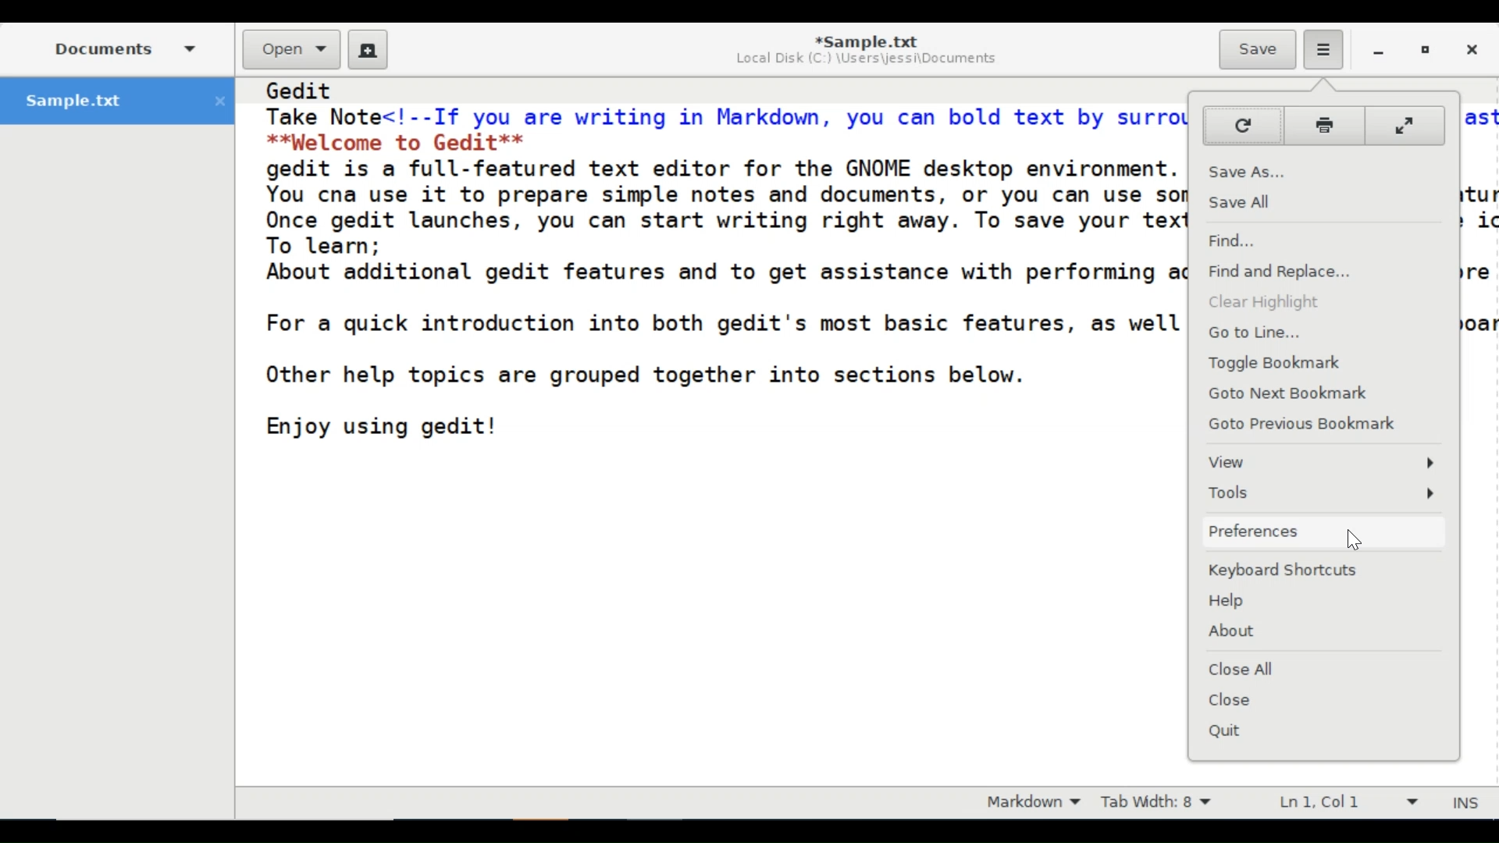 This screenshot has height=843, width=1499. Describe the element at coordinates (1406, 126) in the screenshot. I see `Fullscreen` at that location.